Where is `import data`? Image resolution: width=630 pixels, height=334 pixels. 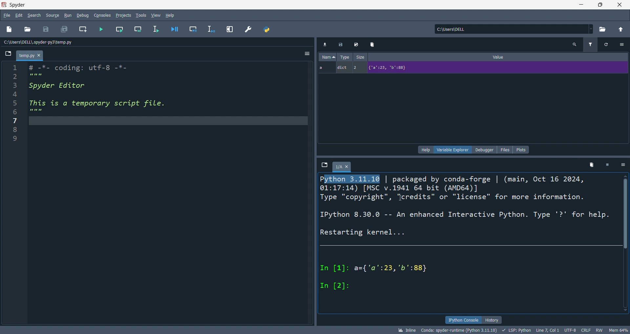
import data is located at coordinates (325, 44).